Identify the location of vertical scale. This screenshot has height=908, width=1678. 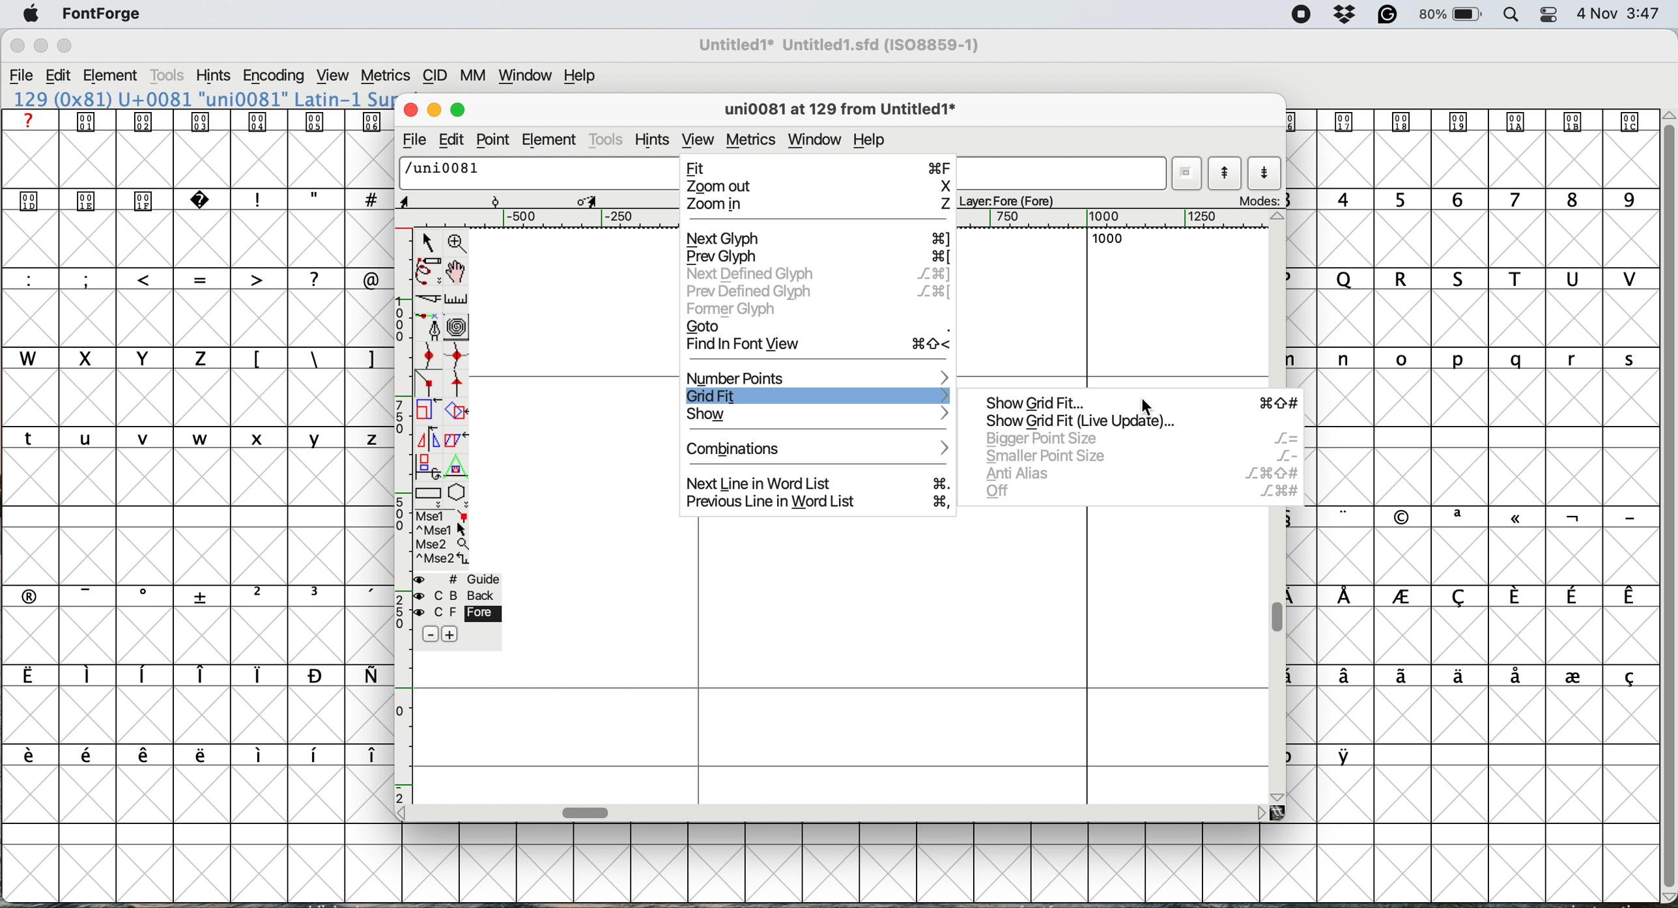
(401, 515).